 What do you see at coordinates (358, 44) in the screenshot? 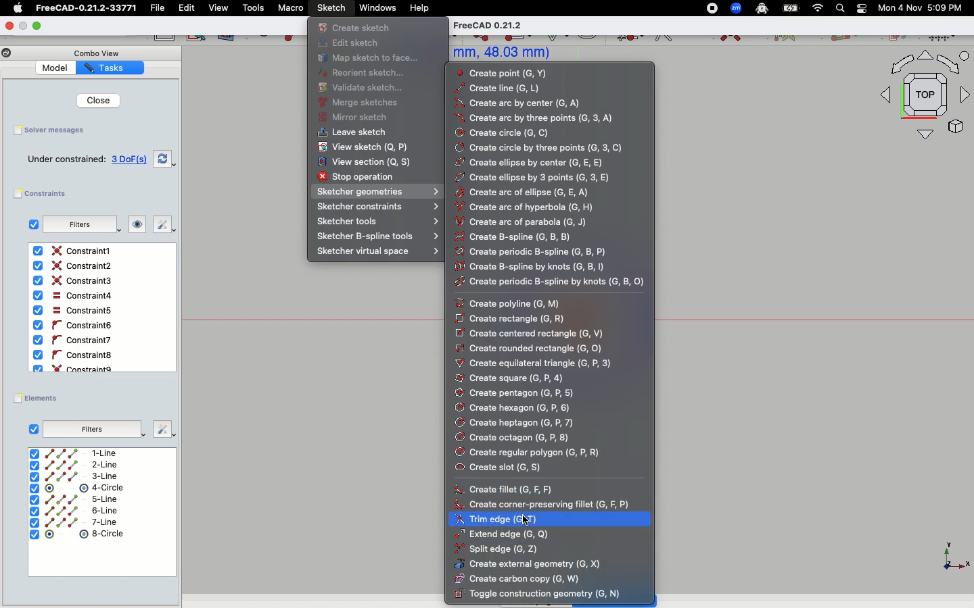
I see `Edit sketch` at bounding box center [358, 44].